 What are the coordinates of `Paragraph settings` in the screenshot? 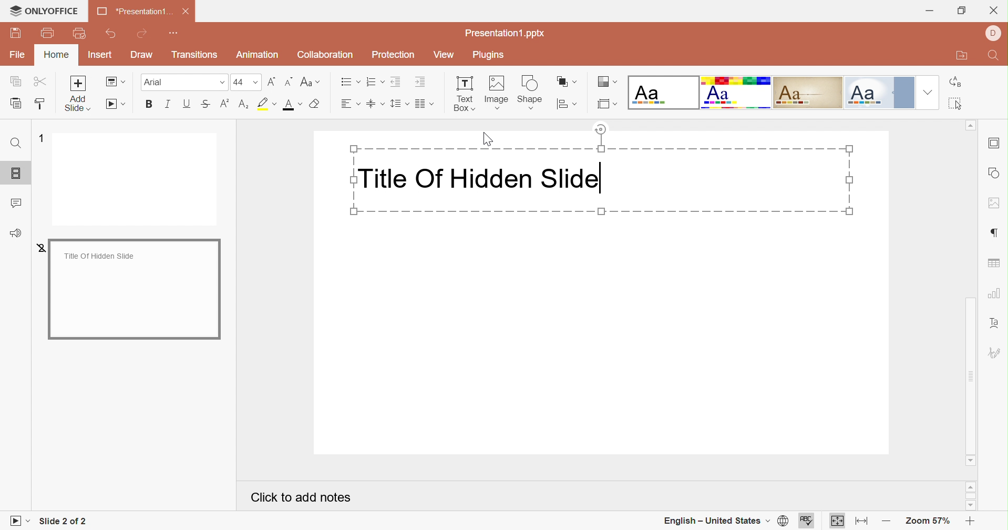 It's located at (996, 232).